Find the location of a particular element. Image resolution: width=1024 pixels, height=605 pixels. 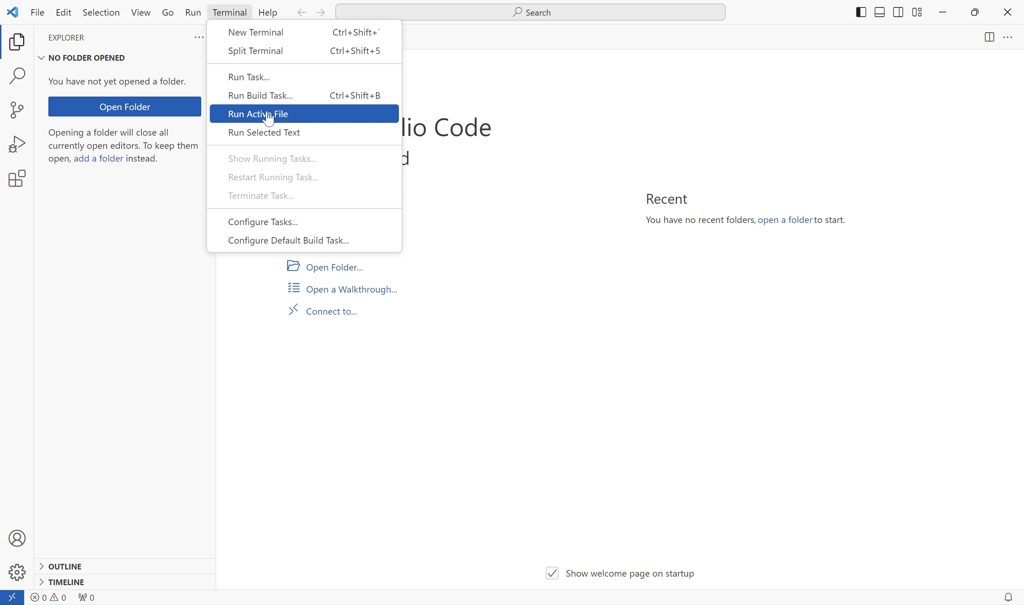

Connect to is located at coordinates (324, 308).